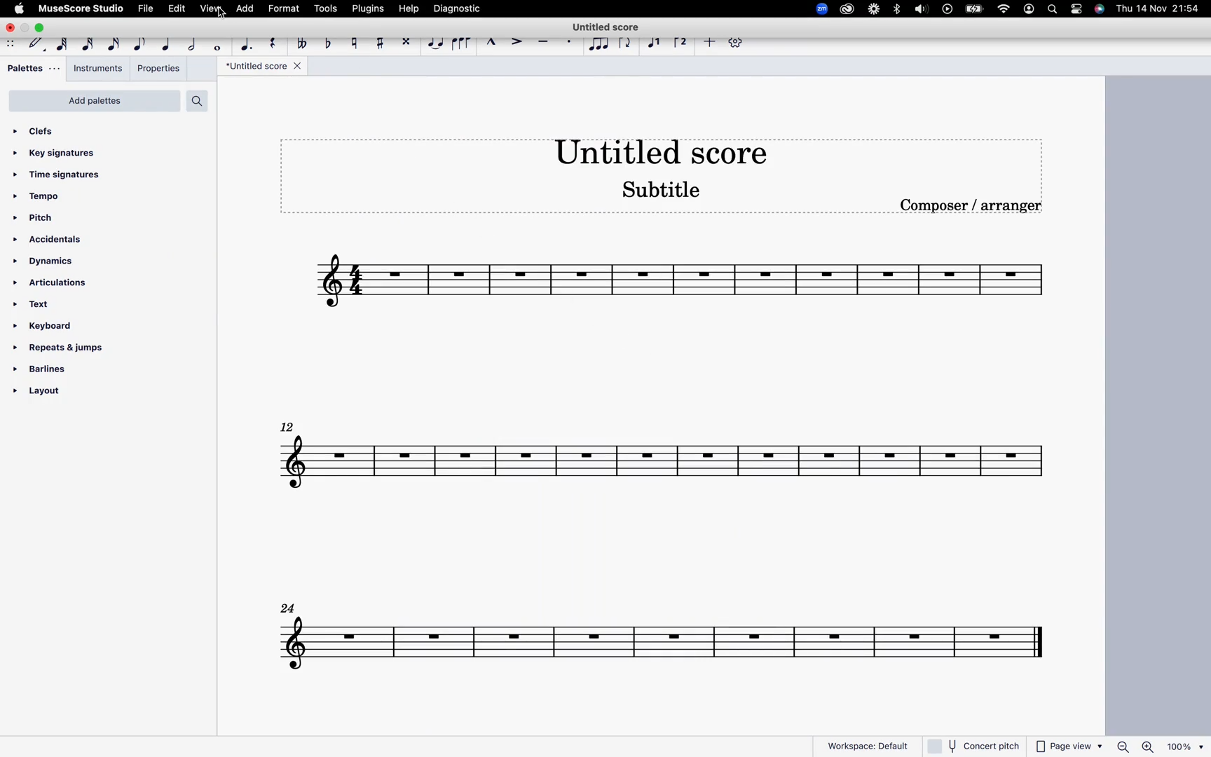 Image resolution: width=1211 pixels, height=757 pixels. What do you see at coordinates (976, 207) in the screenshot?
I see `composer / arranger` at bounding box center [976, 207].